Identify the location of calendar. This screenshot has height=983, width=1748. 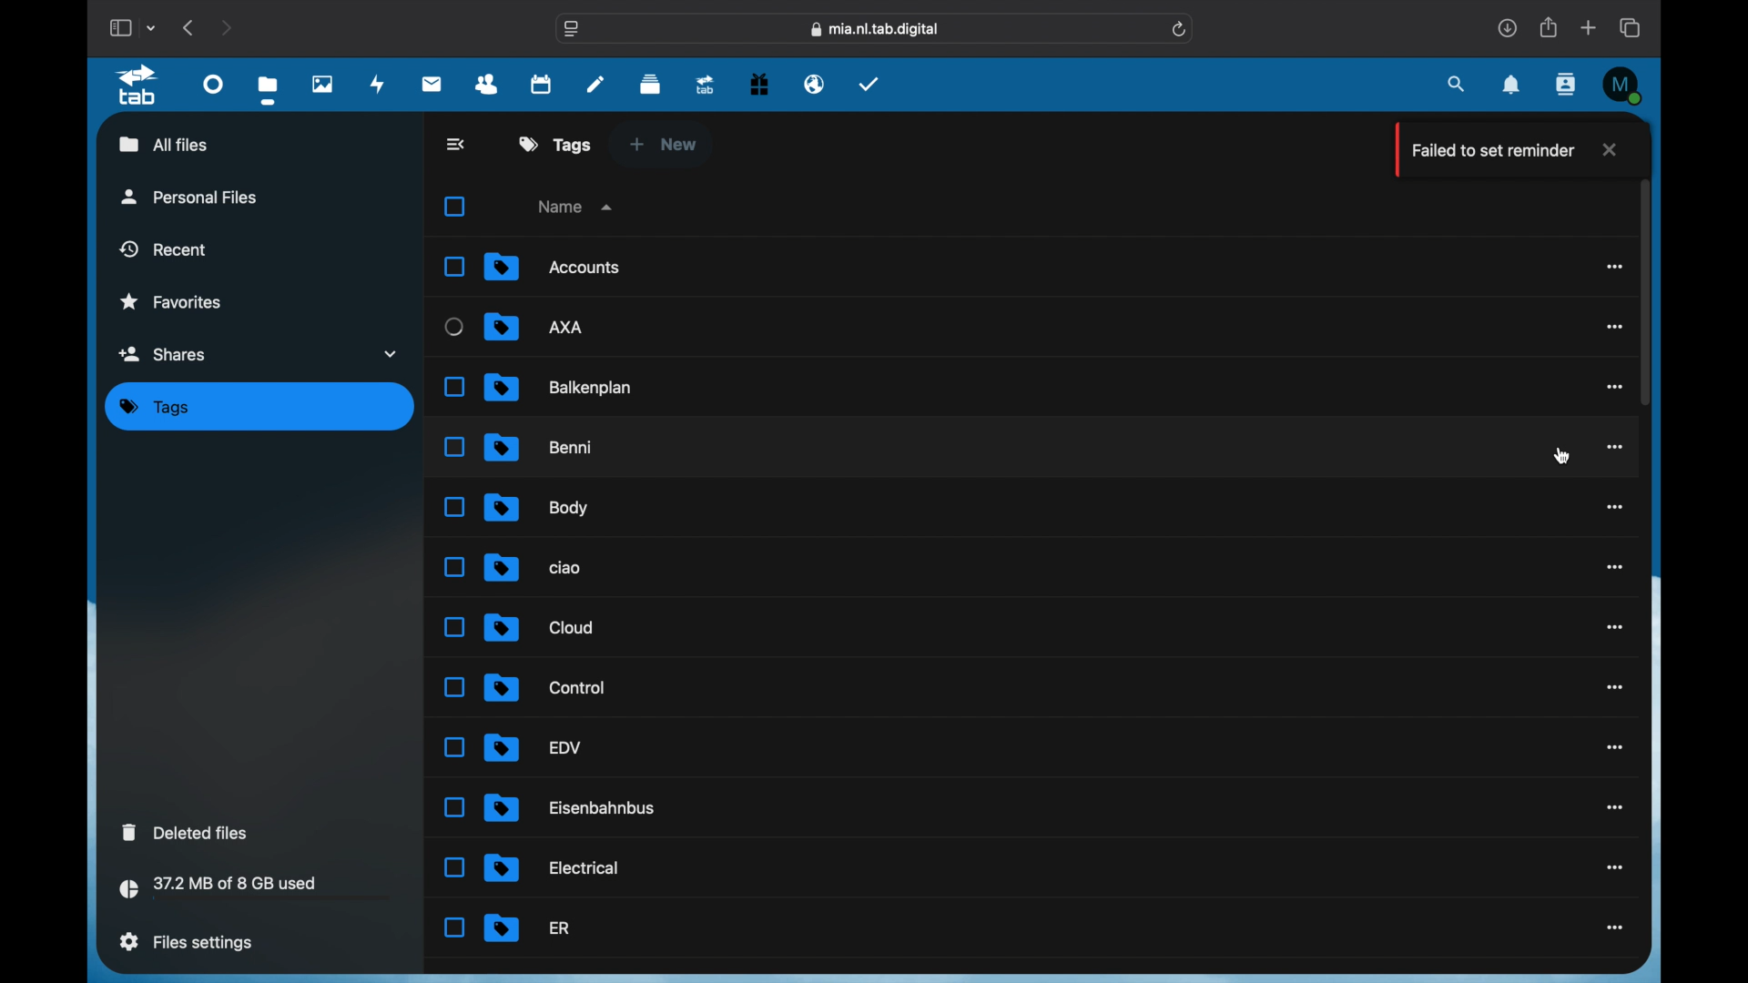
(543, 83).